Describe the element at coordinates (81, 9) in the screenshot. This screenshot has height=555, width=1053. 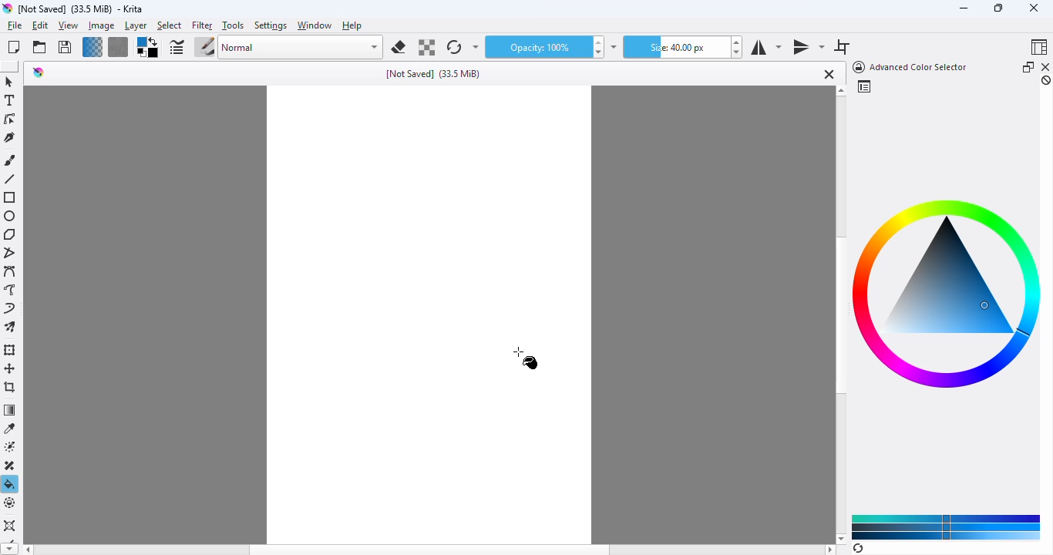
I see `title` at that location.